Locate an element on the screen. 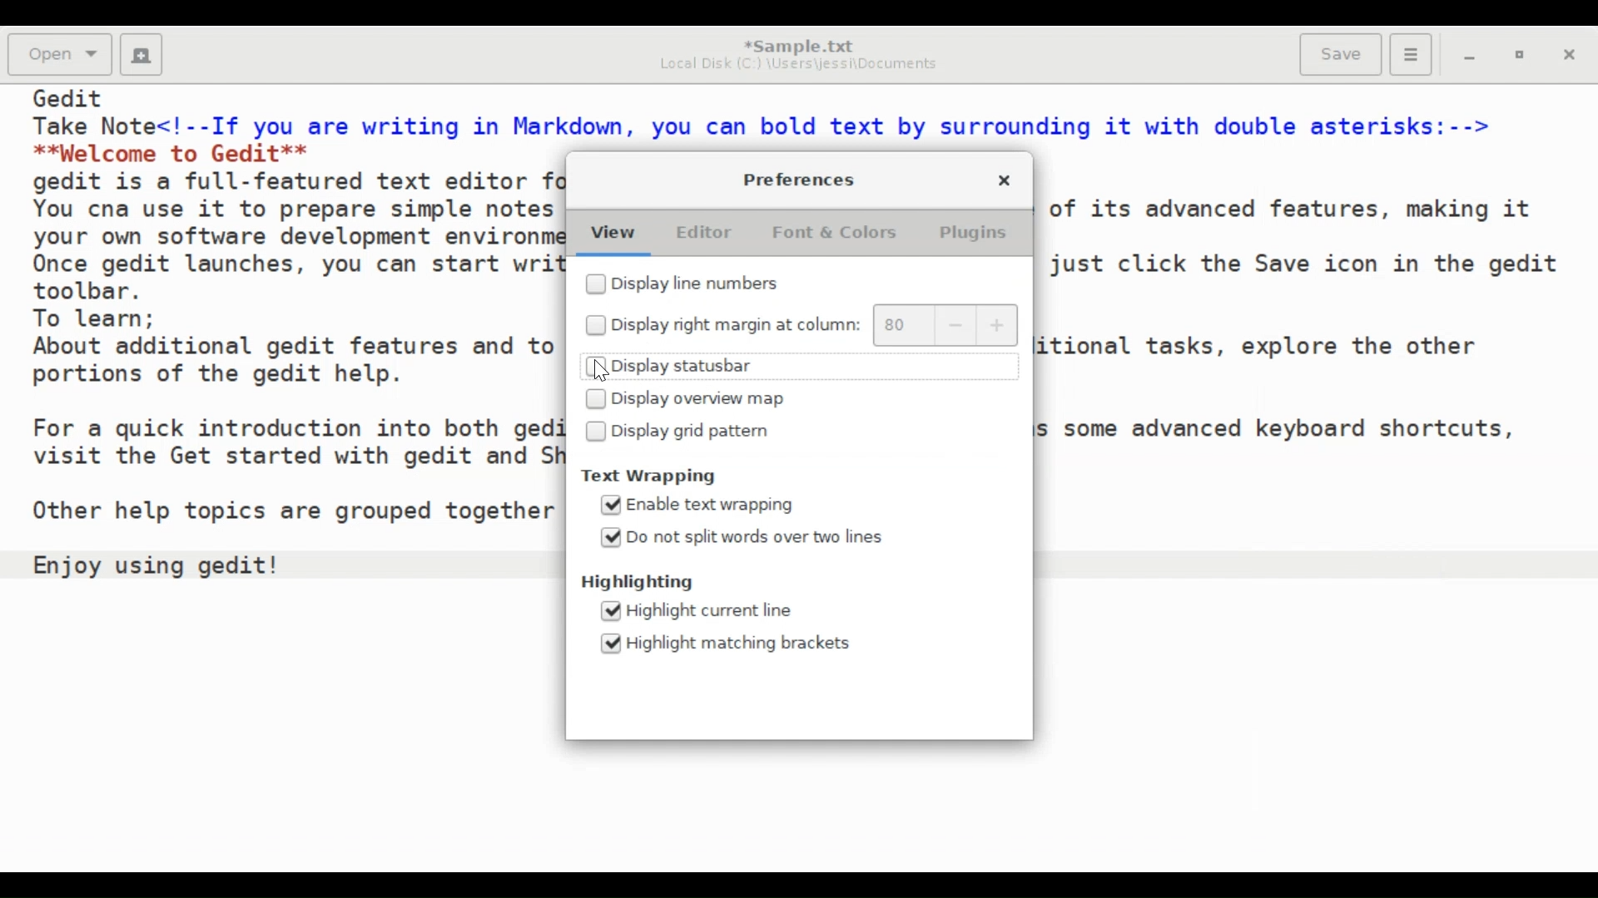 The image size is (1598, 898). Local Disk (C:) \Users\jessi\Documents is located at coordinates (805, 65).